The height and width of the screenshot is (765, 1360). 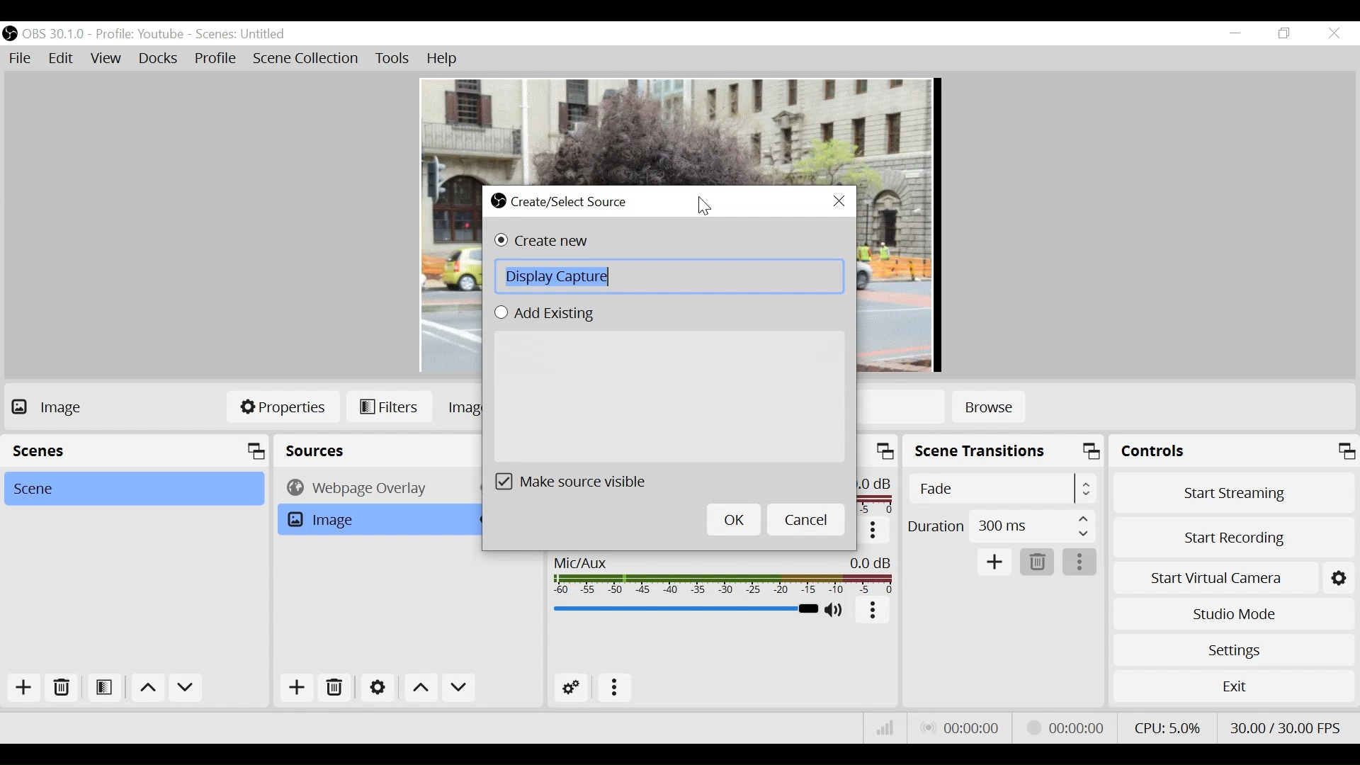 What do you see at coordinates (1234, 450) in the screenshot?
I see `Control Panel` at bounding box center [1234, 450].